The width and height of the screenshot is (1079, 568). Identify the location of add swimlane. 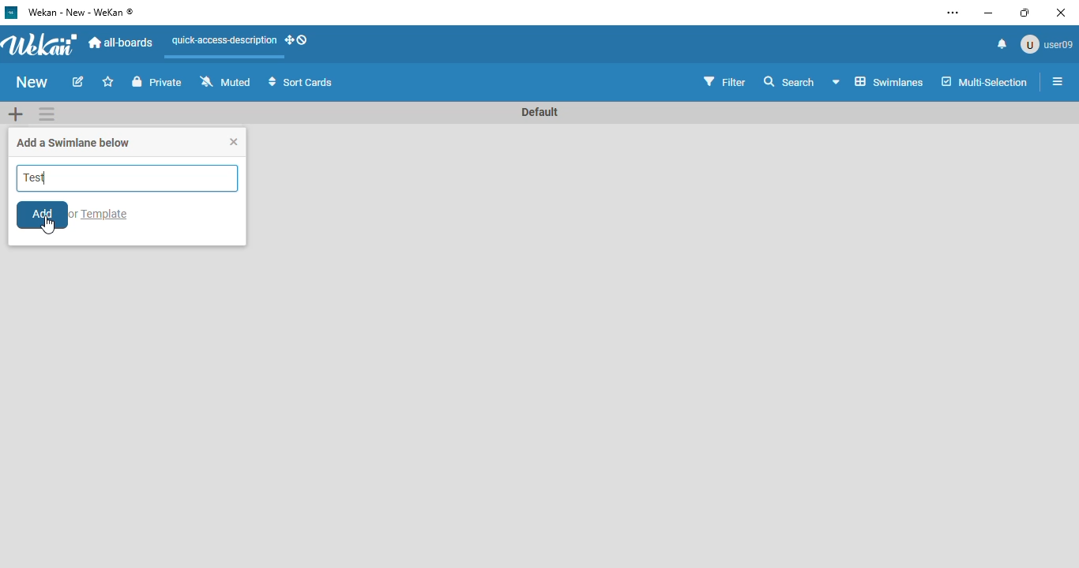
(16, 113).